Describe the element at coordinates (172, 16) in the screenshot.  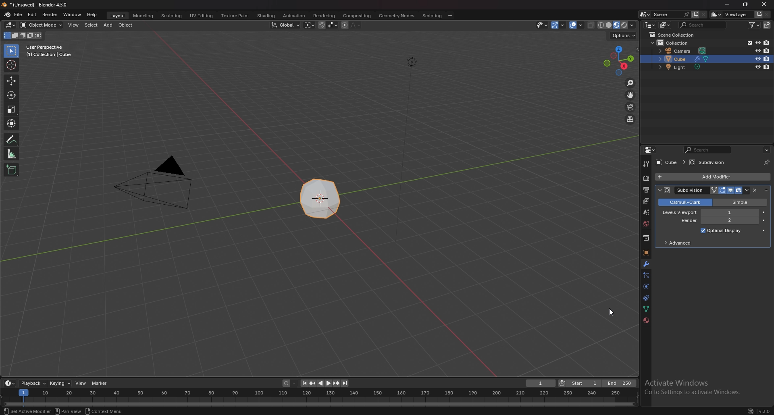
I see `sculpting` at that location.